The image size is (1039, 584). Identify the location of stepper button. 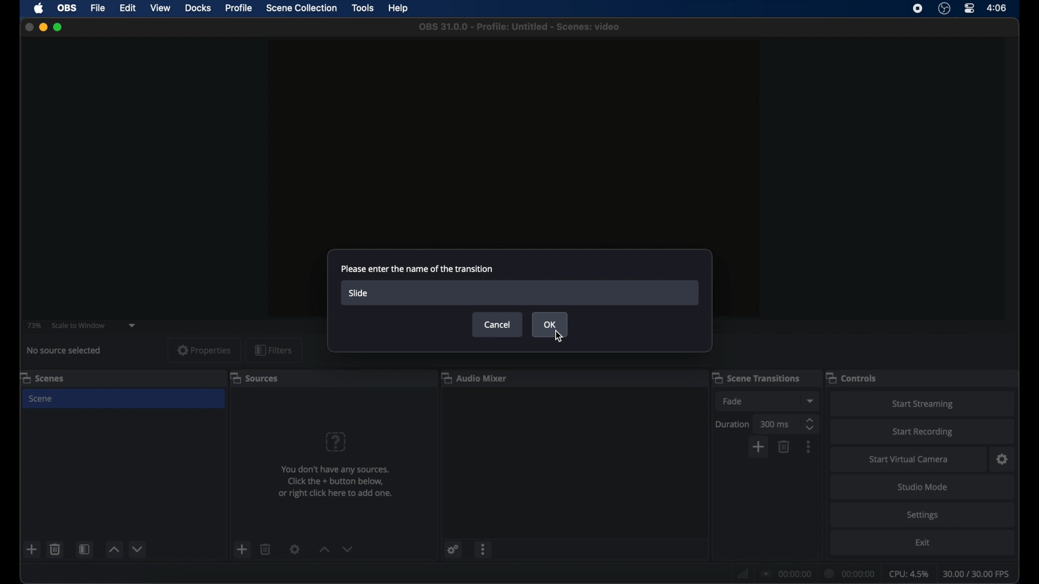
(811, 424).